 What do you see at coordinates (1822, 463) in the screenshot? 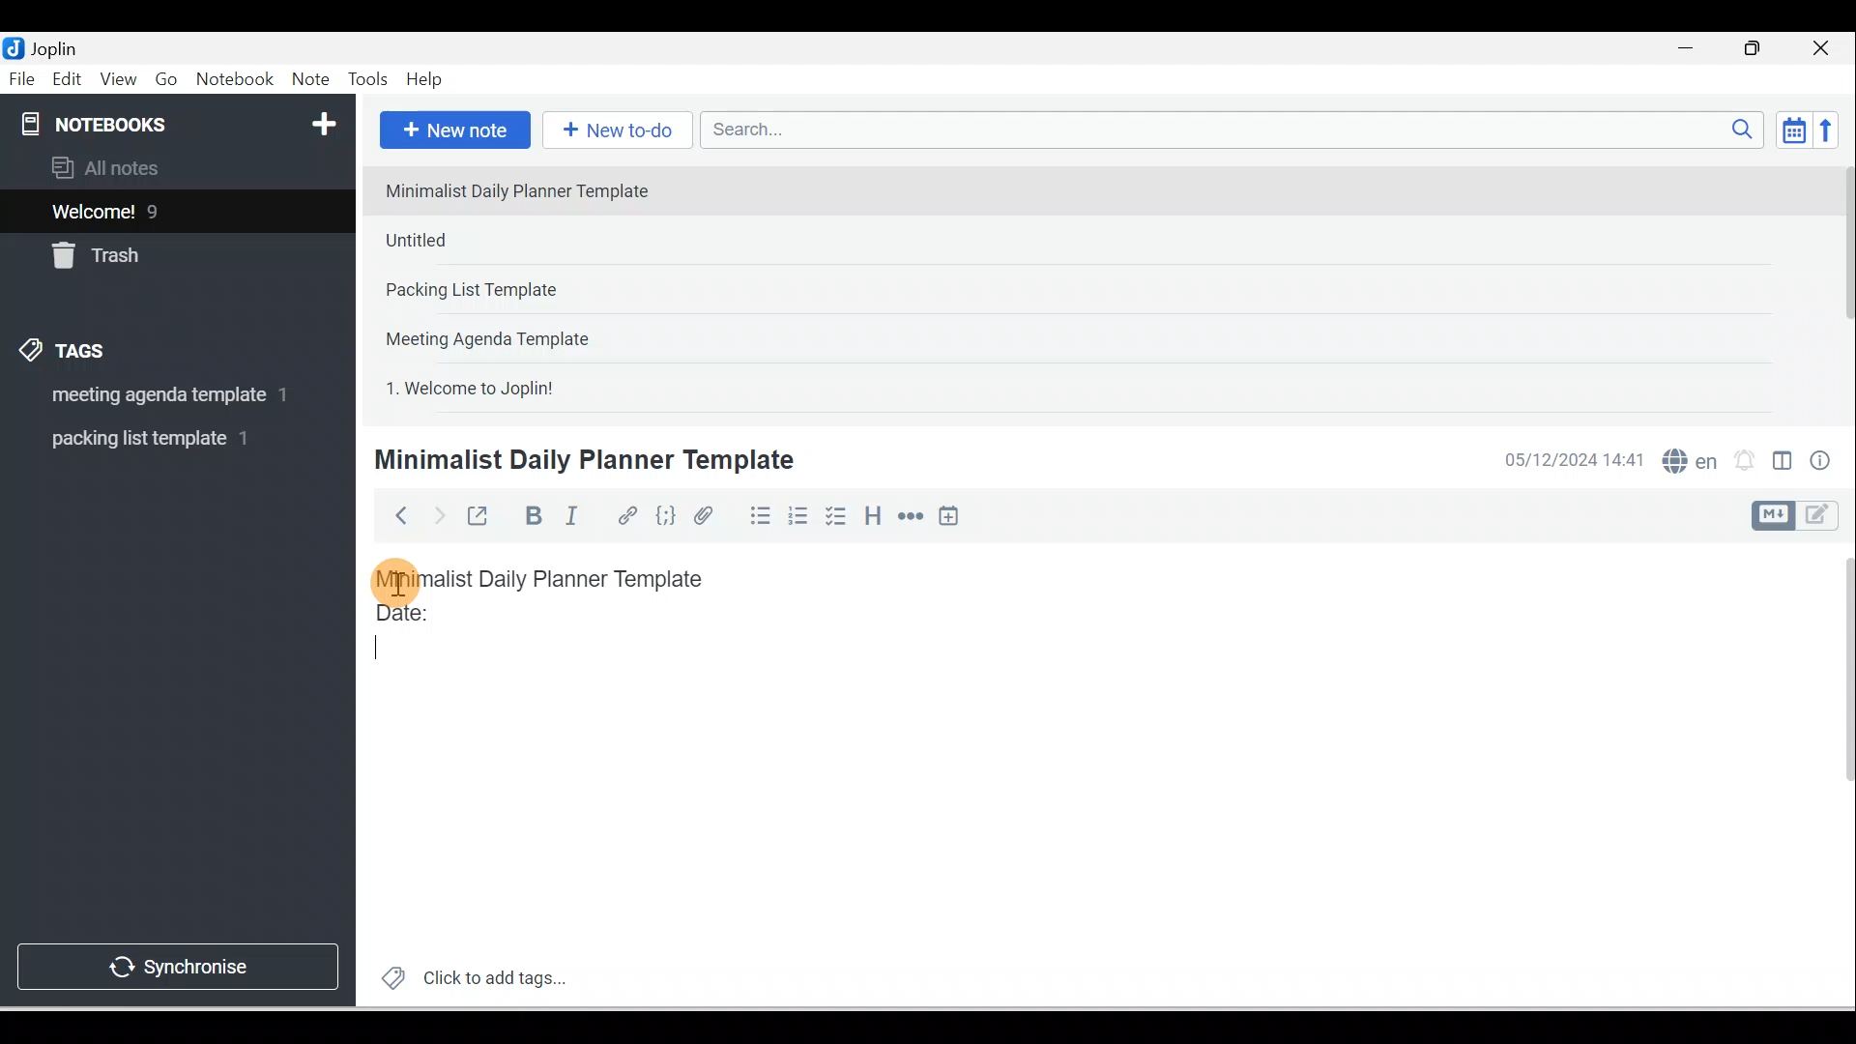
I see `Note properties` at bounding box center [1822, 463].